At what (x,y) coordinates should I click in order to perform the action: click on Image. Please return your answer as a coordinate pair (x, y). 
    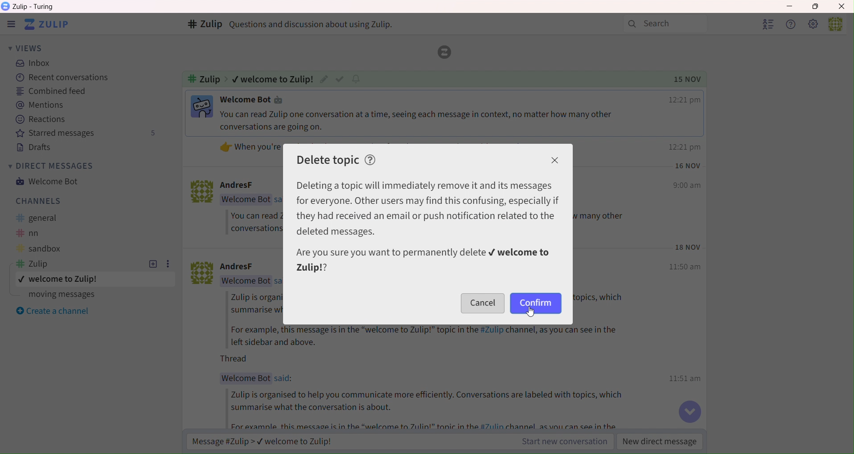
    Looking at the image, I should click on (202, 106).